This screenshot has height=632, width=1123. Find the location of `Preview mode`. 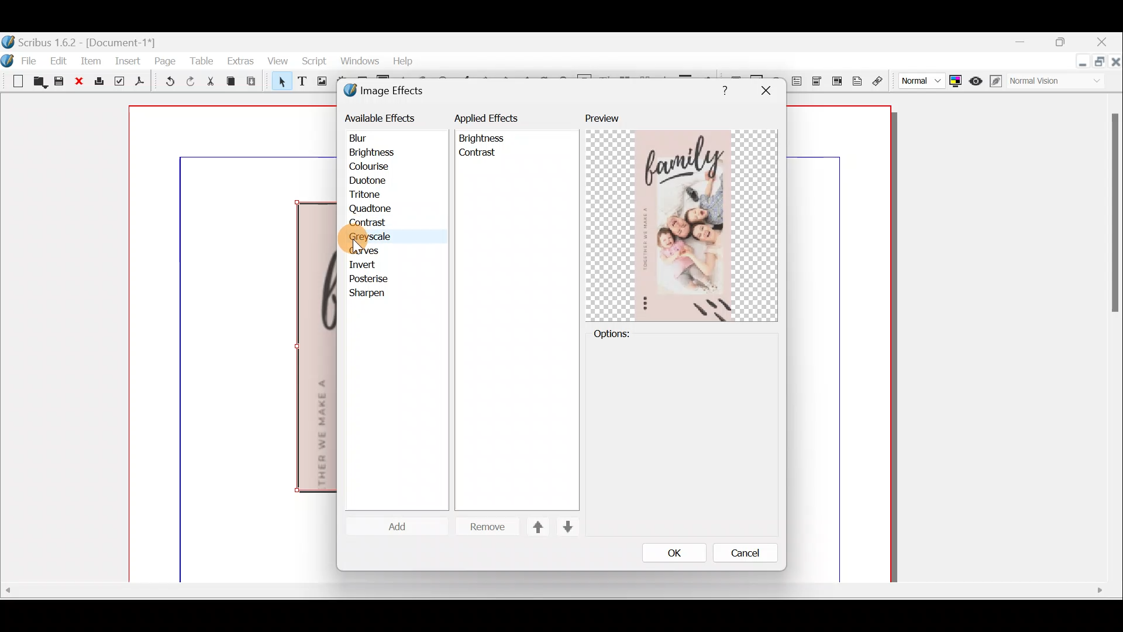

Preview mode is located at coordinates (973, 78).